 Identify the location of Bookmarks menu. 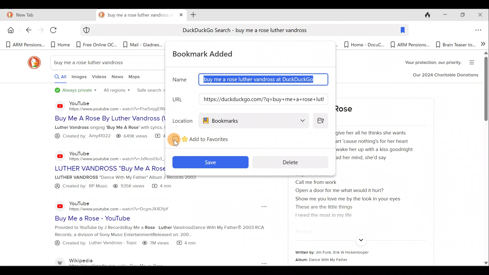
(254, 120).